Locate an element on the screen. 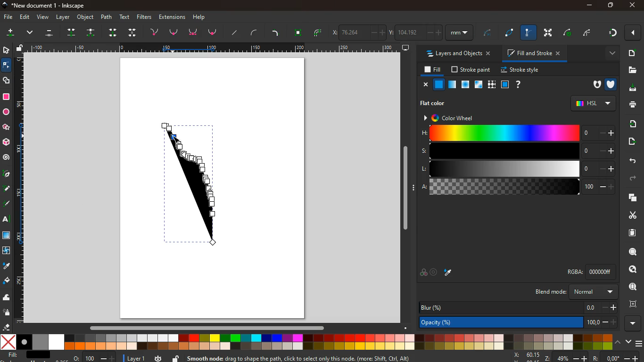  zoom is located at coordinates (95, 356).